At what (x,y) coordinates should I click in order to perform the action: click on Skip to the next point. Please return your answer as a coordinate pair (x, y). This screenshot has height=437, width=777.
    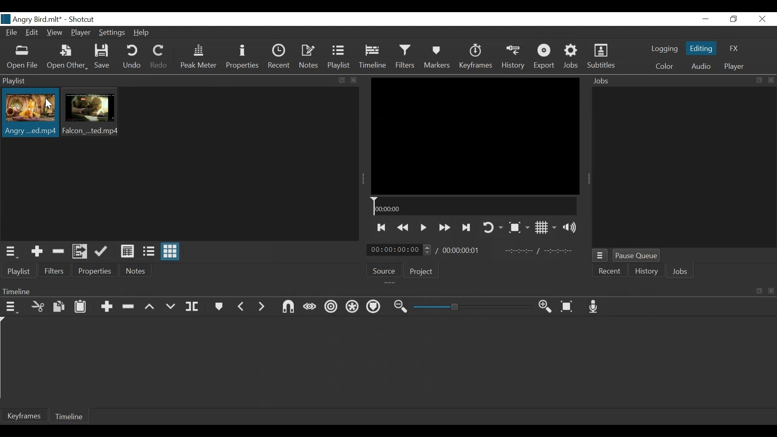
    Looking at the image, I should click on (467, 228).